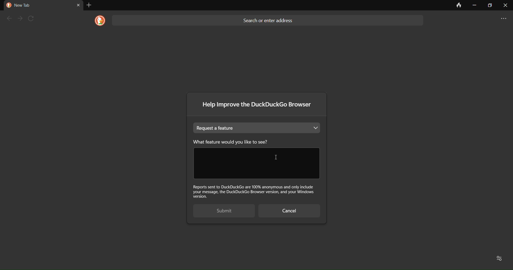  What do you see at coordinates (489, 5) in the screenshot?
I see `maximize` at bounding box center [489, 5].